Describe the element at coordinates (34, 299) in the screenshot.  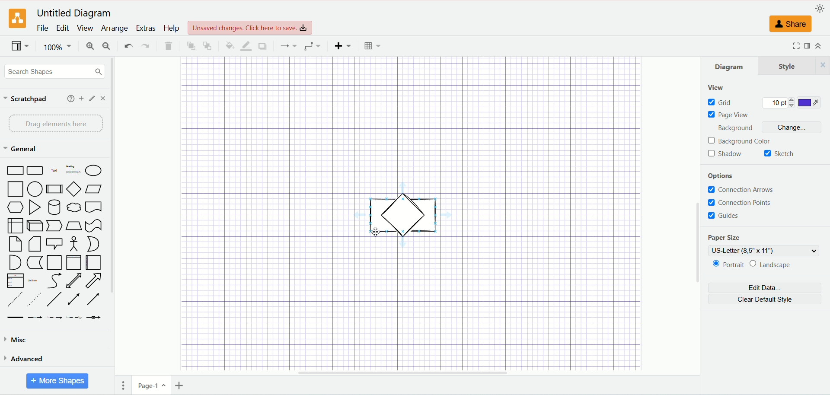
I see `Dotted line` at that location.